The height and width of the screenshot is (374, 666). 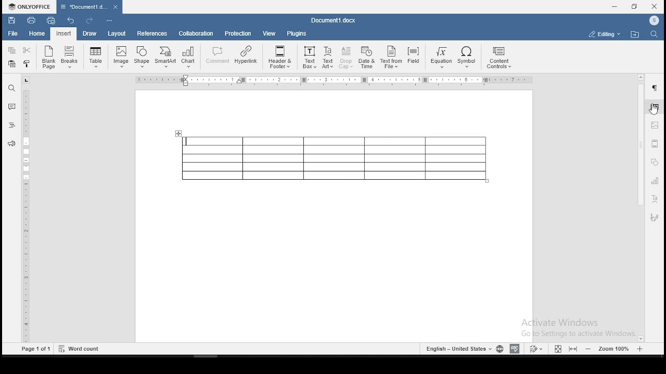 I want to click on comment, so click(x=11, y=105).